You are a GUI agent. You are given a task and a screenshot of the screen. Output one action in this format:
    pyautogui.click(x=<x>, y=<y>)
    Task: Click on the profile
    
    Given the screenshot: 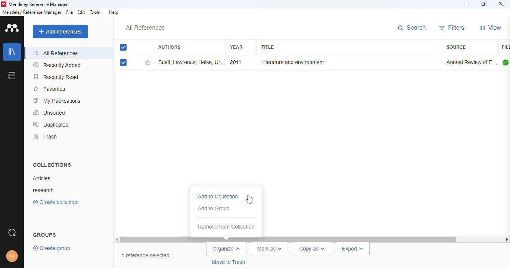 What is the action you would take?
    pyautogui.click(x=12, y=256)
    